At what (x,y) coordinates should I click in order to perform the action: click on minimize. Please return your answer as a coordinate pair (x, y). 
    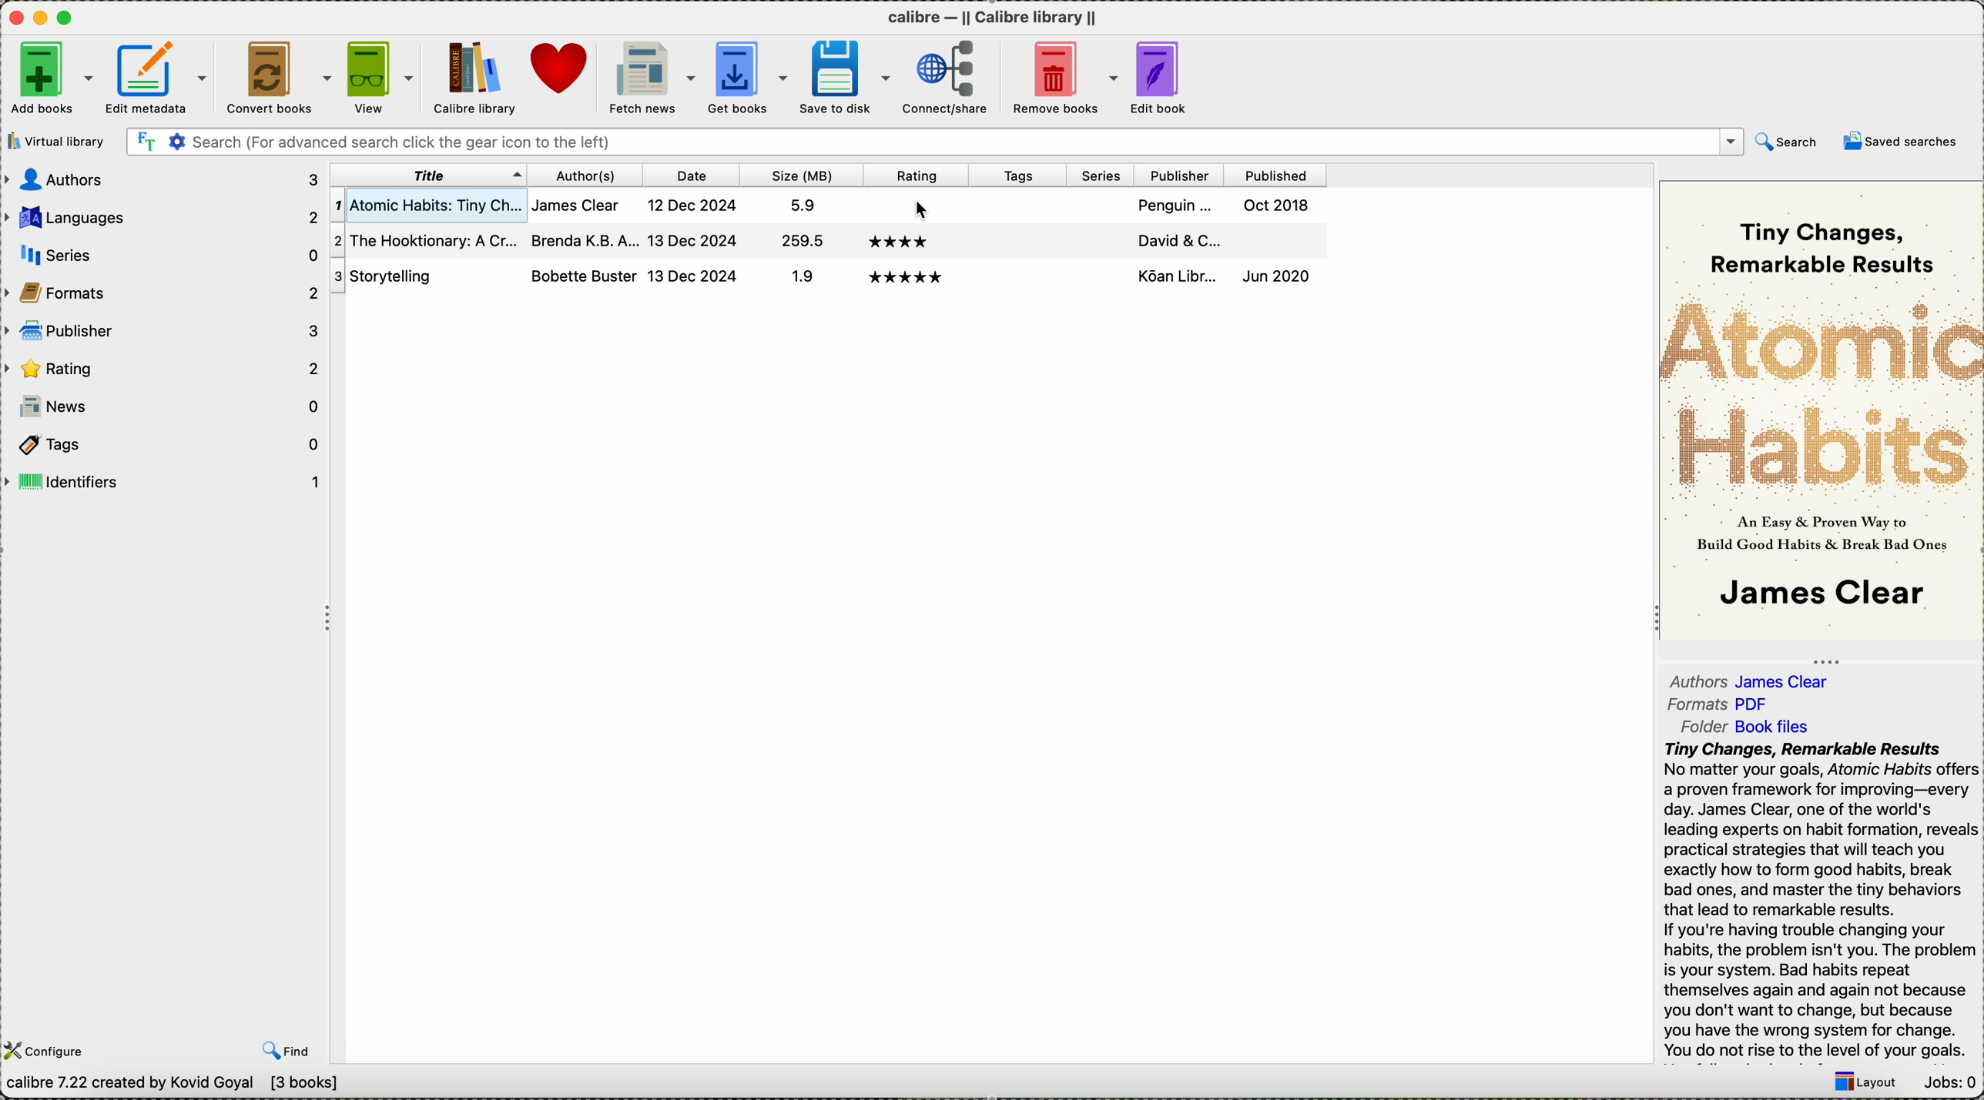
    Looking at the image, I should click on (41, 16).